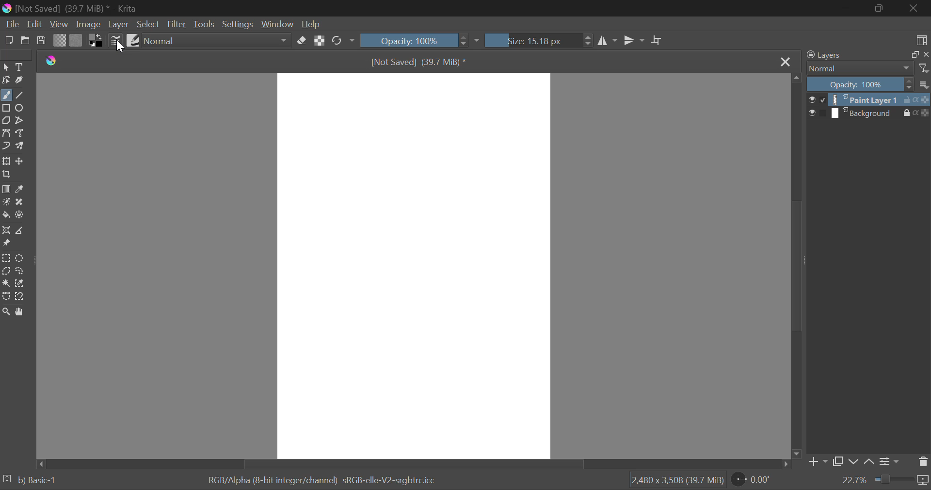  What do you see at coordinates (21, 230) in the screenshot?
I see `Measurement` at bounding box center [21, 230].